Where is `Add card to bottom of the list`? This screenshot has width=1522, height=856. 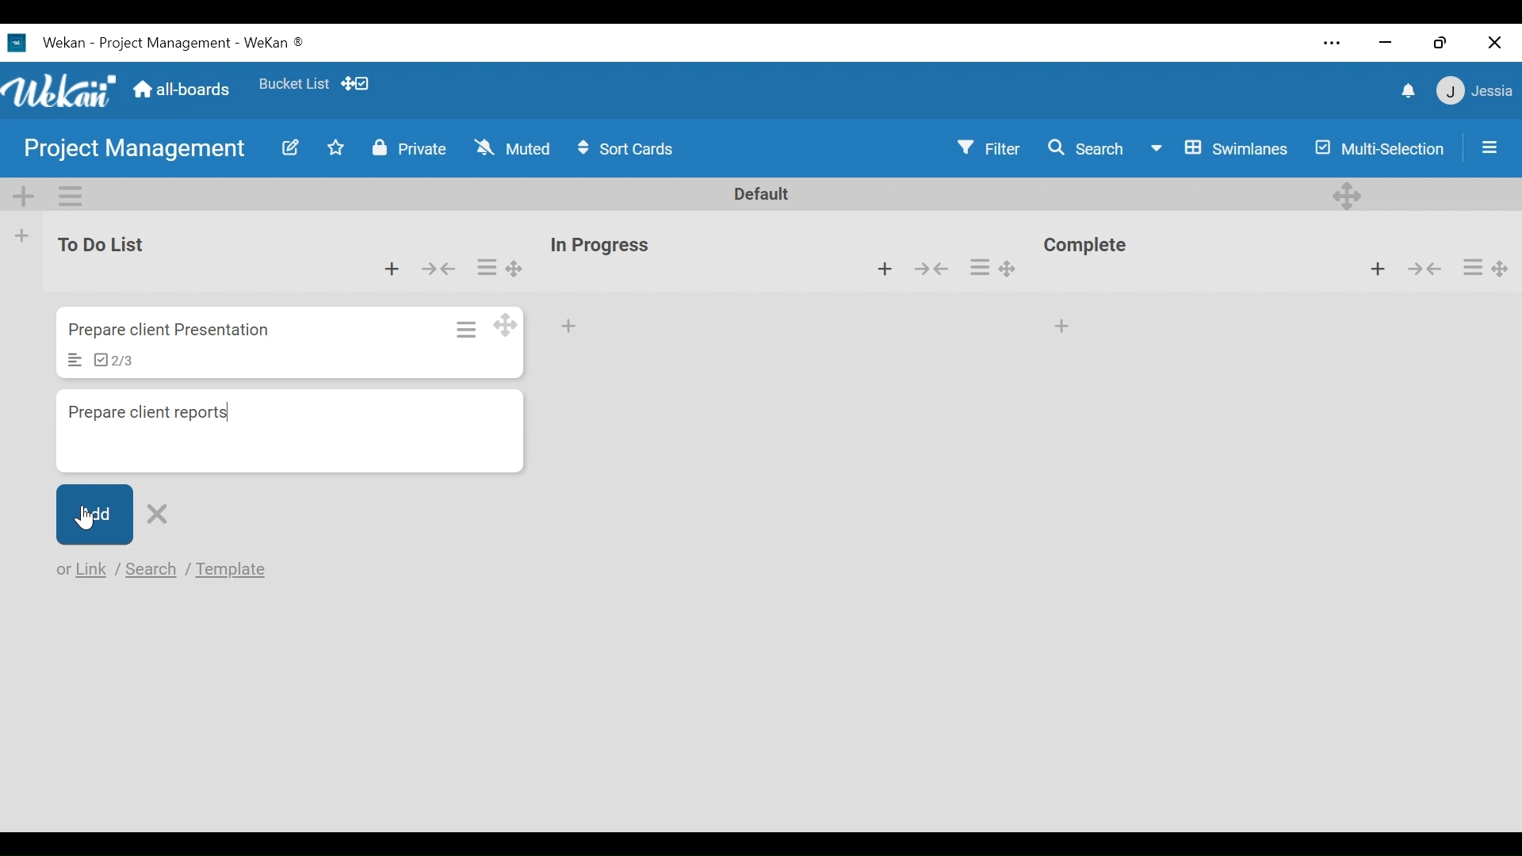 Add card to bottom of the list is located at coordinates (1065, 322).